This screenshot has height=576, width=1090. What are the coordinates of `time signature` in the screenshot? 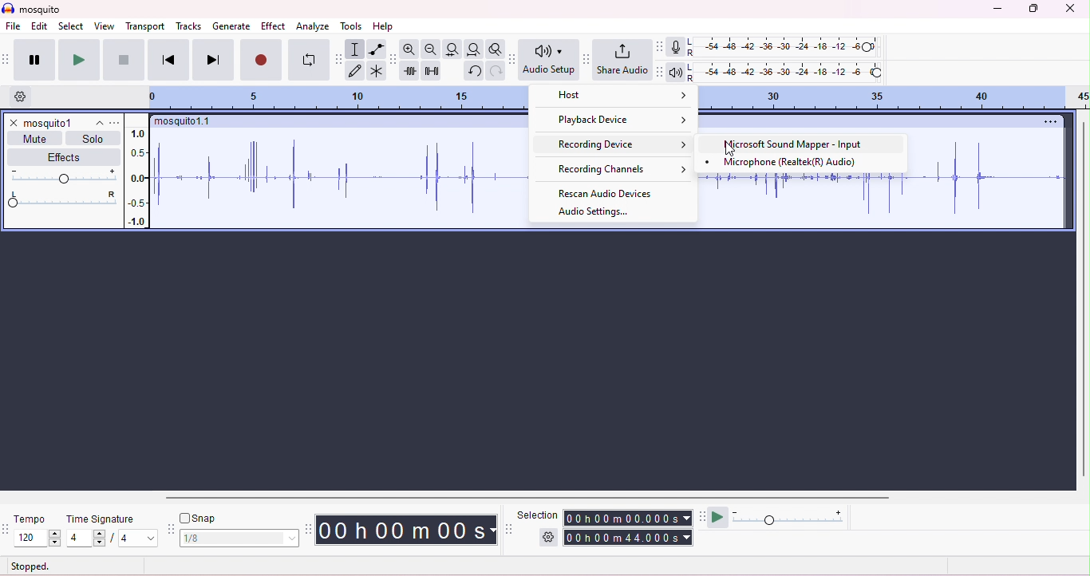 It's located at (101, 519).